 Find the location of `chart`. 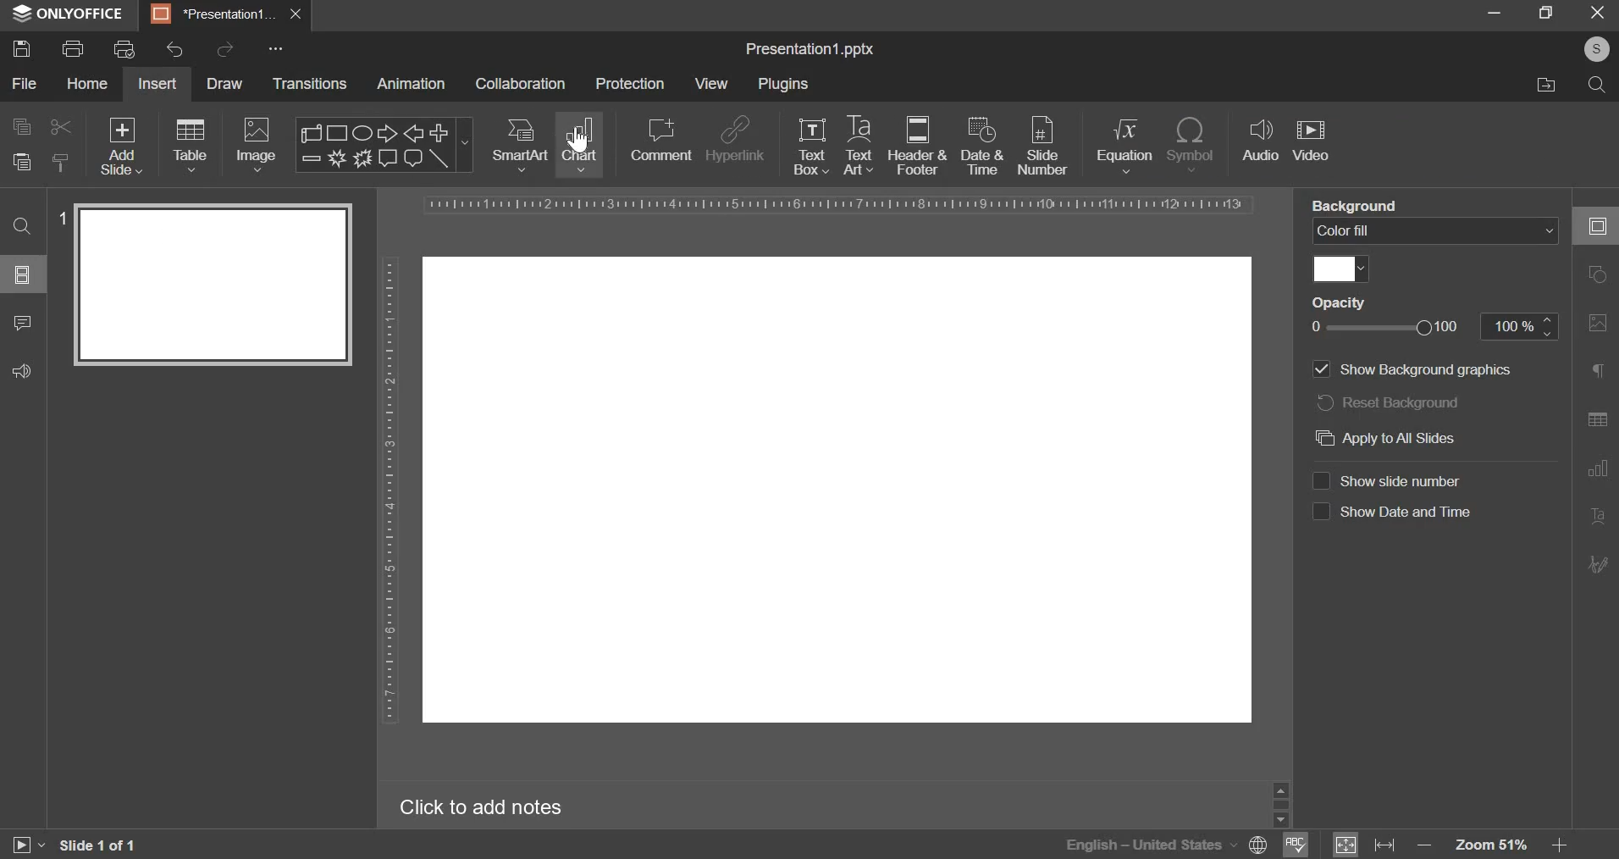

chart is located at coordinates (582, 145).